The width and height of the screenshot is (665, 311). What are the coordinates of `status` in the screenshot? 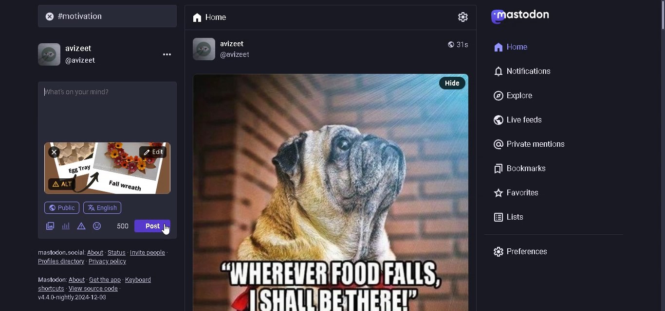 It's located at (116, 252).